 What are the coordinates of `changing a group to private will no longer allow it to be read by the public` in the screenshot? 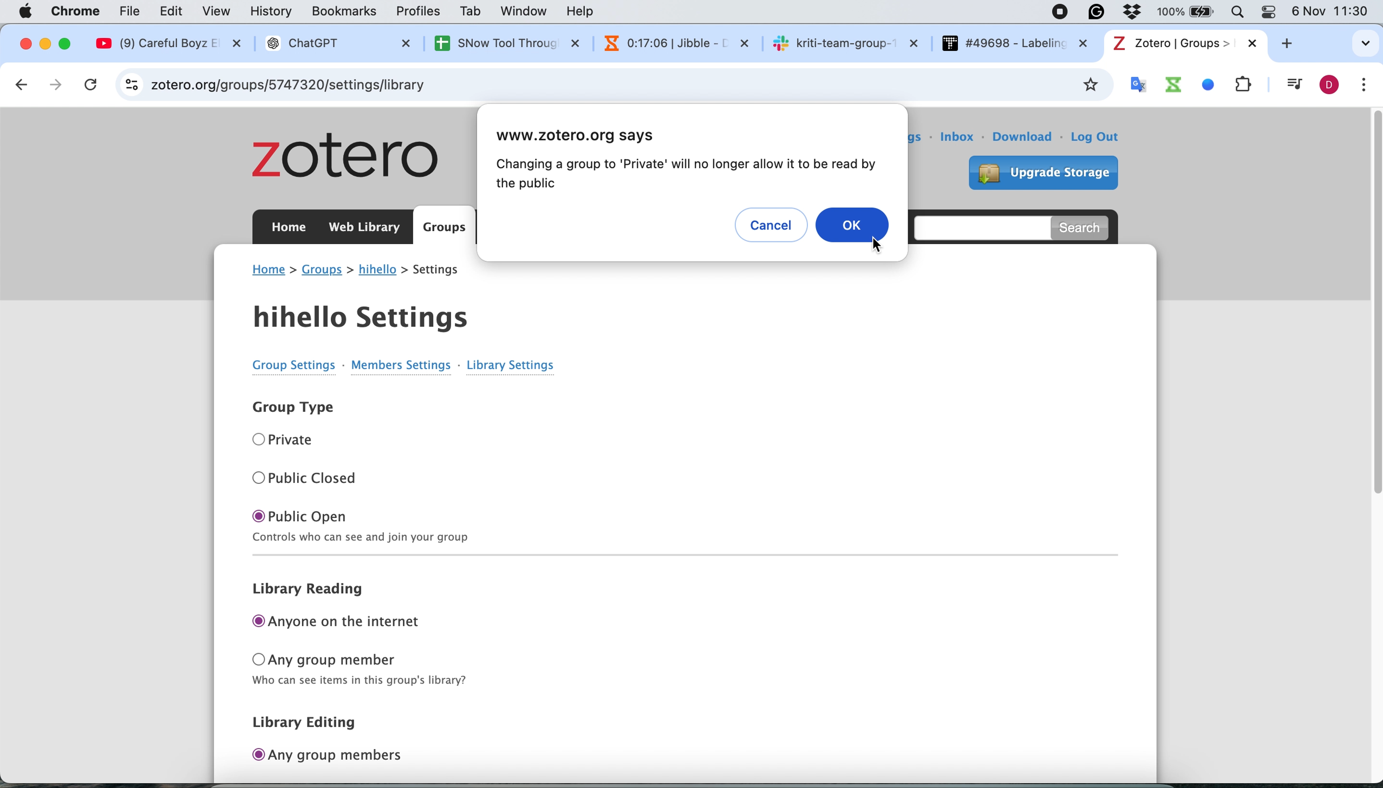 It's located at (683, 175).